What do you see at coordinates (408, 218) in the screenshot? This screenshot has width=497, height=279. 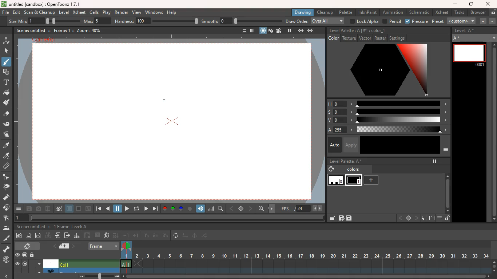 I see `stop` at bounding box center [408, 218].